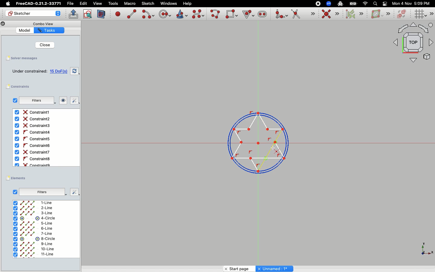 This screenshot has height=272, width=435. What do you see at coordinates (148, 4) in the screenshot?
I see `Sketch` at bounding box center [148, 4].